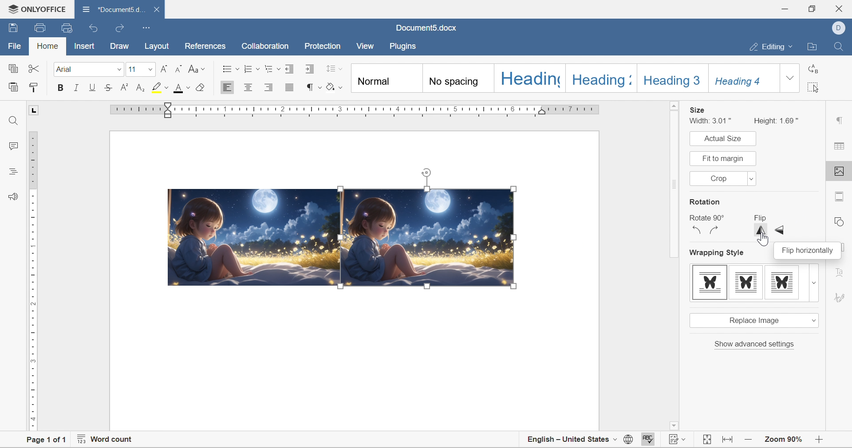 The image size is (852, 448). What do you see at coordinates (37, 9) in the screenshot?
I see `ONLYOFFICE` at bounding box center [37, 9].